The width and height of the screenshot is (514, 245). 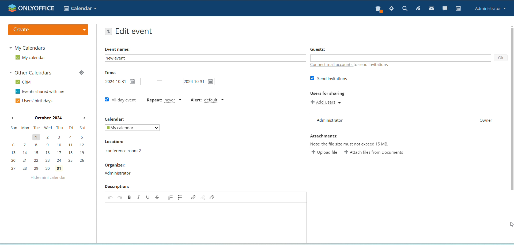 I want to click on create, so click(x=48, y=30).